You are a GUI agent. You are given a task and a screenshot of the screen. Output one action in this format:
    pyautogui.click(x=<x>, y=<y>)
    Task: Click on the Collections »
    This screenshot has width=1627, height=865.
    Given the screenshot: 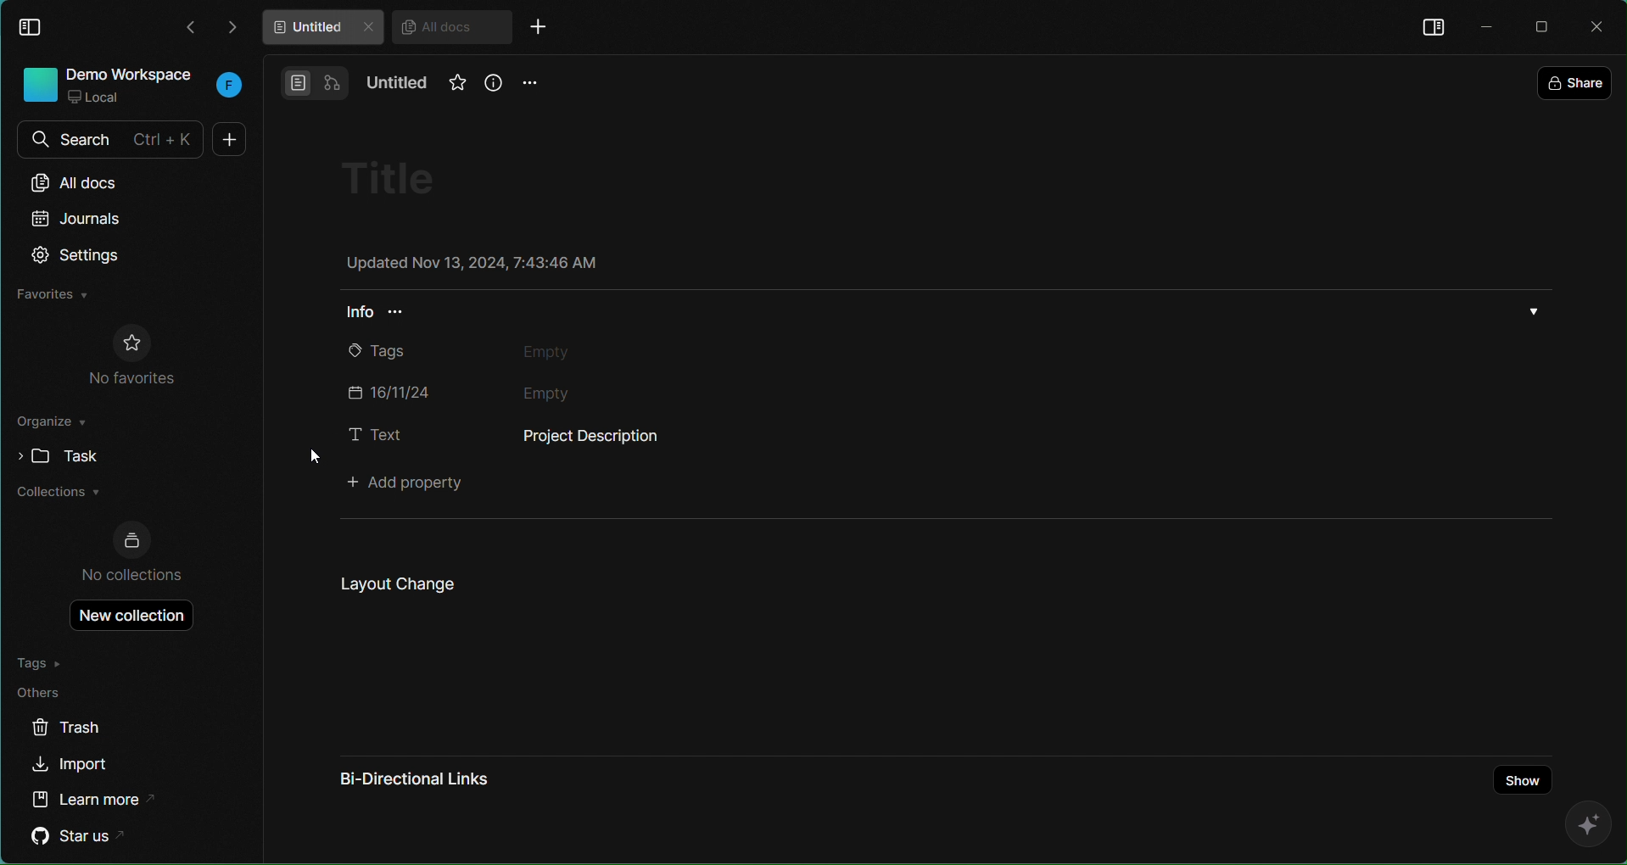 What is the action you would take?
    pyautogui.click(x=58, y=494)
    